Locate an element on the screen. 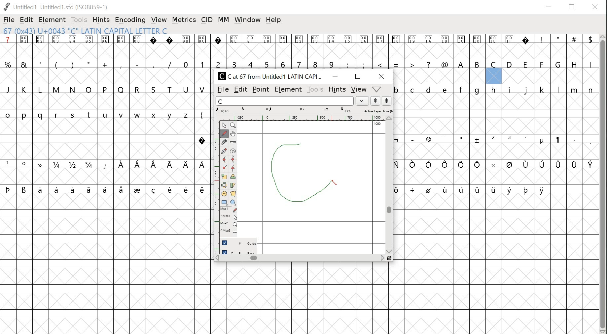 This screenshot has height=334, width=607. glyphs is located at coordinates (494, 126).